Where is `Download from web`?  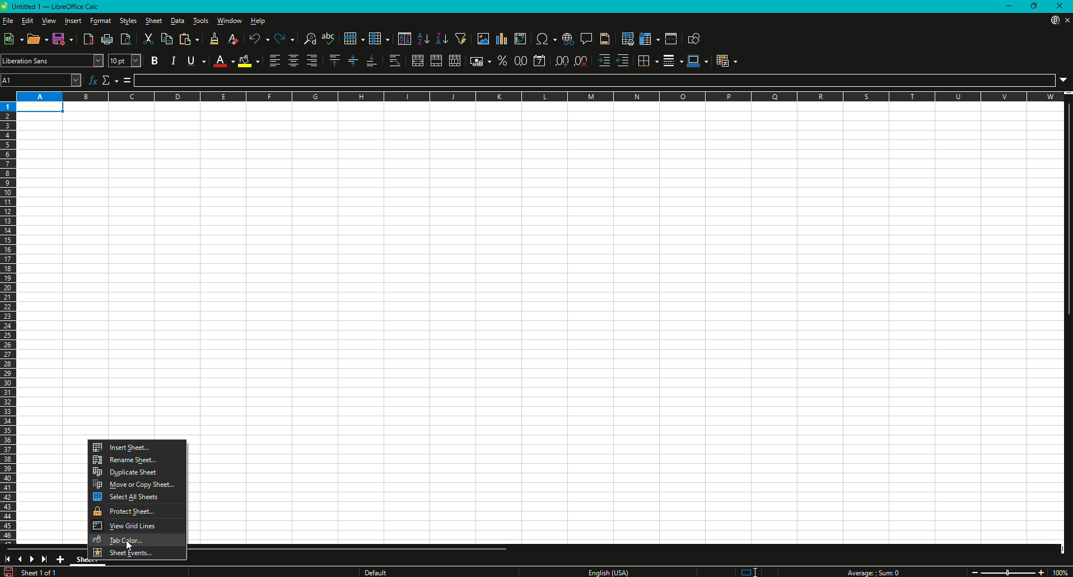
Download from web is located at coordinates (1055, 20).